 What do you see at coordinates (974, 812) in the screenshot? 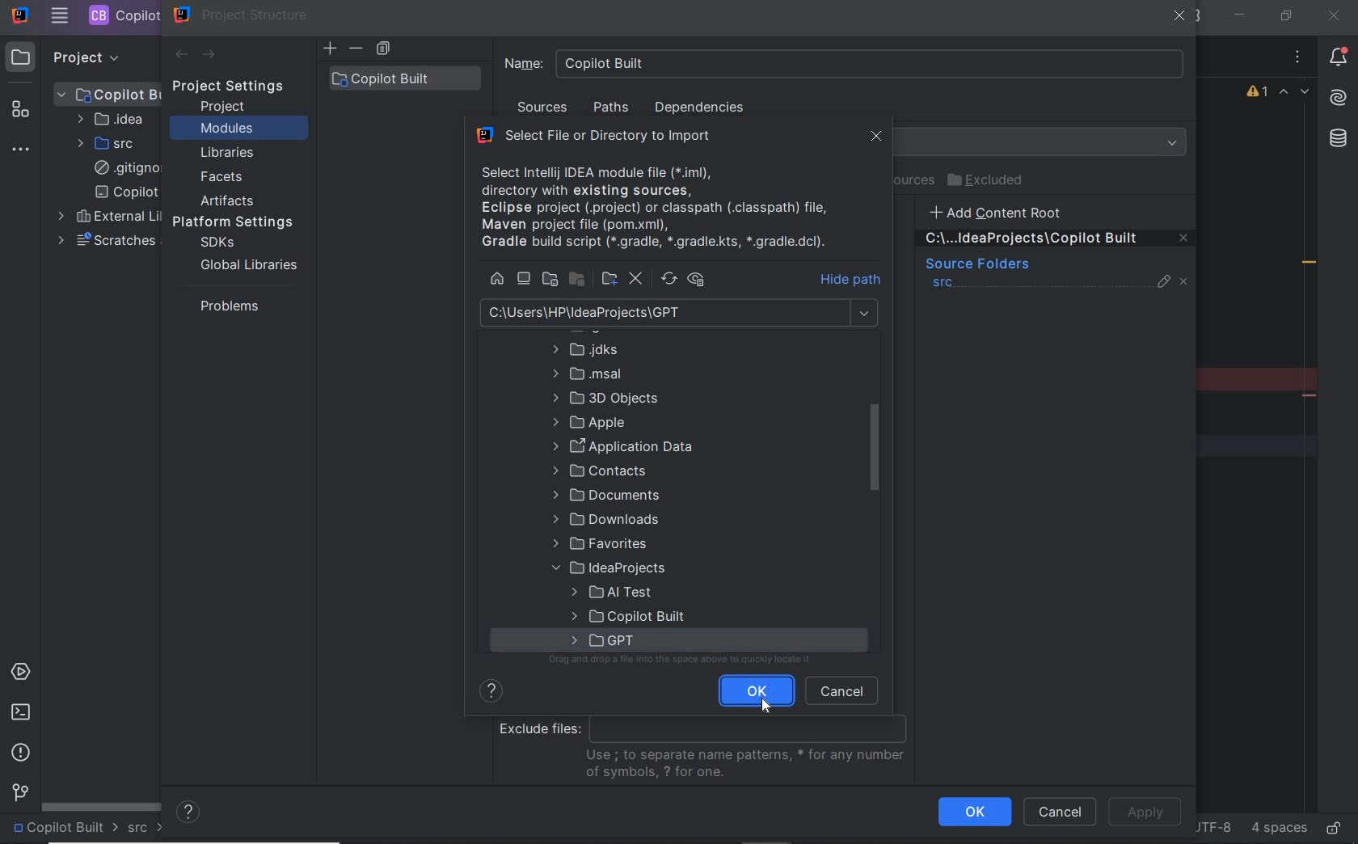
I see `ok` at bounding box center [974, 812].